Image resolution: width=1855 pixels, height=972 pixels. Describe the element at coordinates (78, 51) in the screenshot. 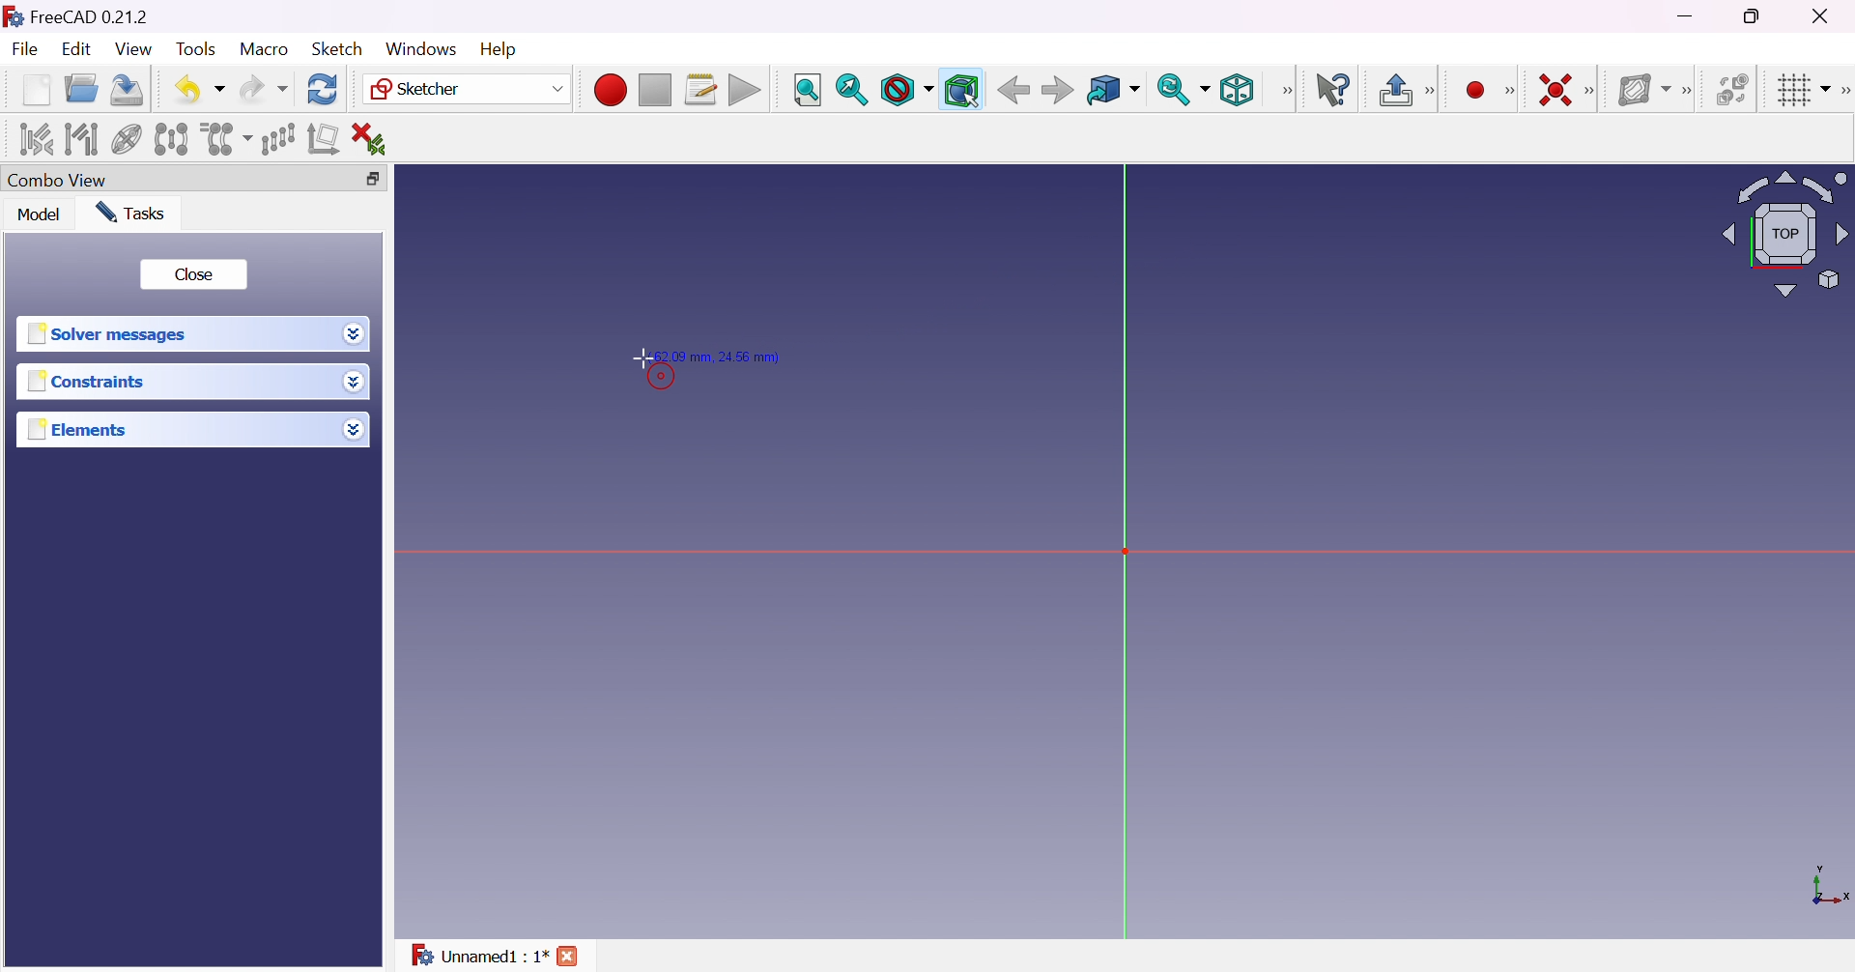

I see `Edit` at that location.